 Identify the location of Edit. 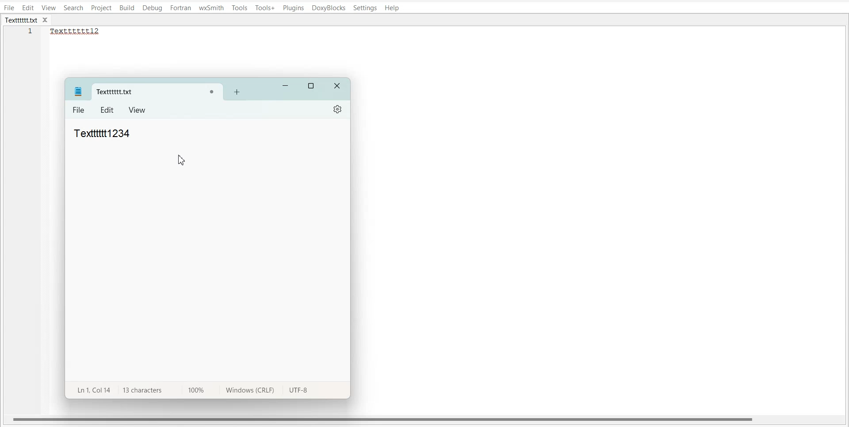
(28, 8).